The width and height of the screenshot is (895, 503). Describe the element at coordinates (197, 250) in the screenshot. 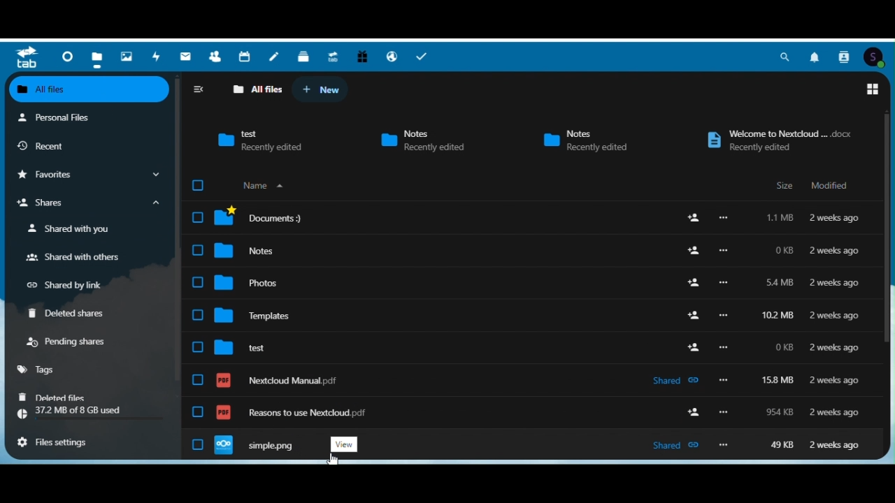

I see `checkbox` at that location.